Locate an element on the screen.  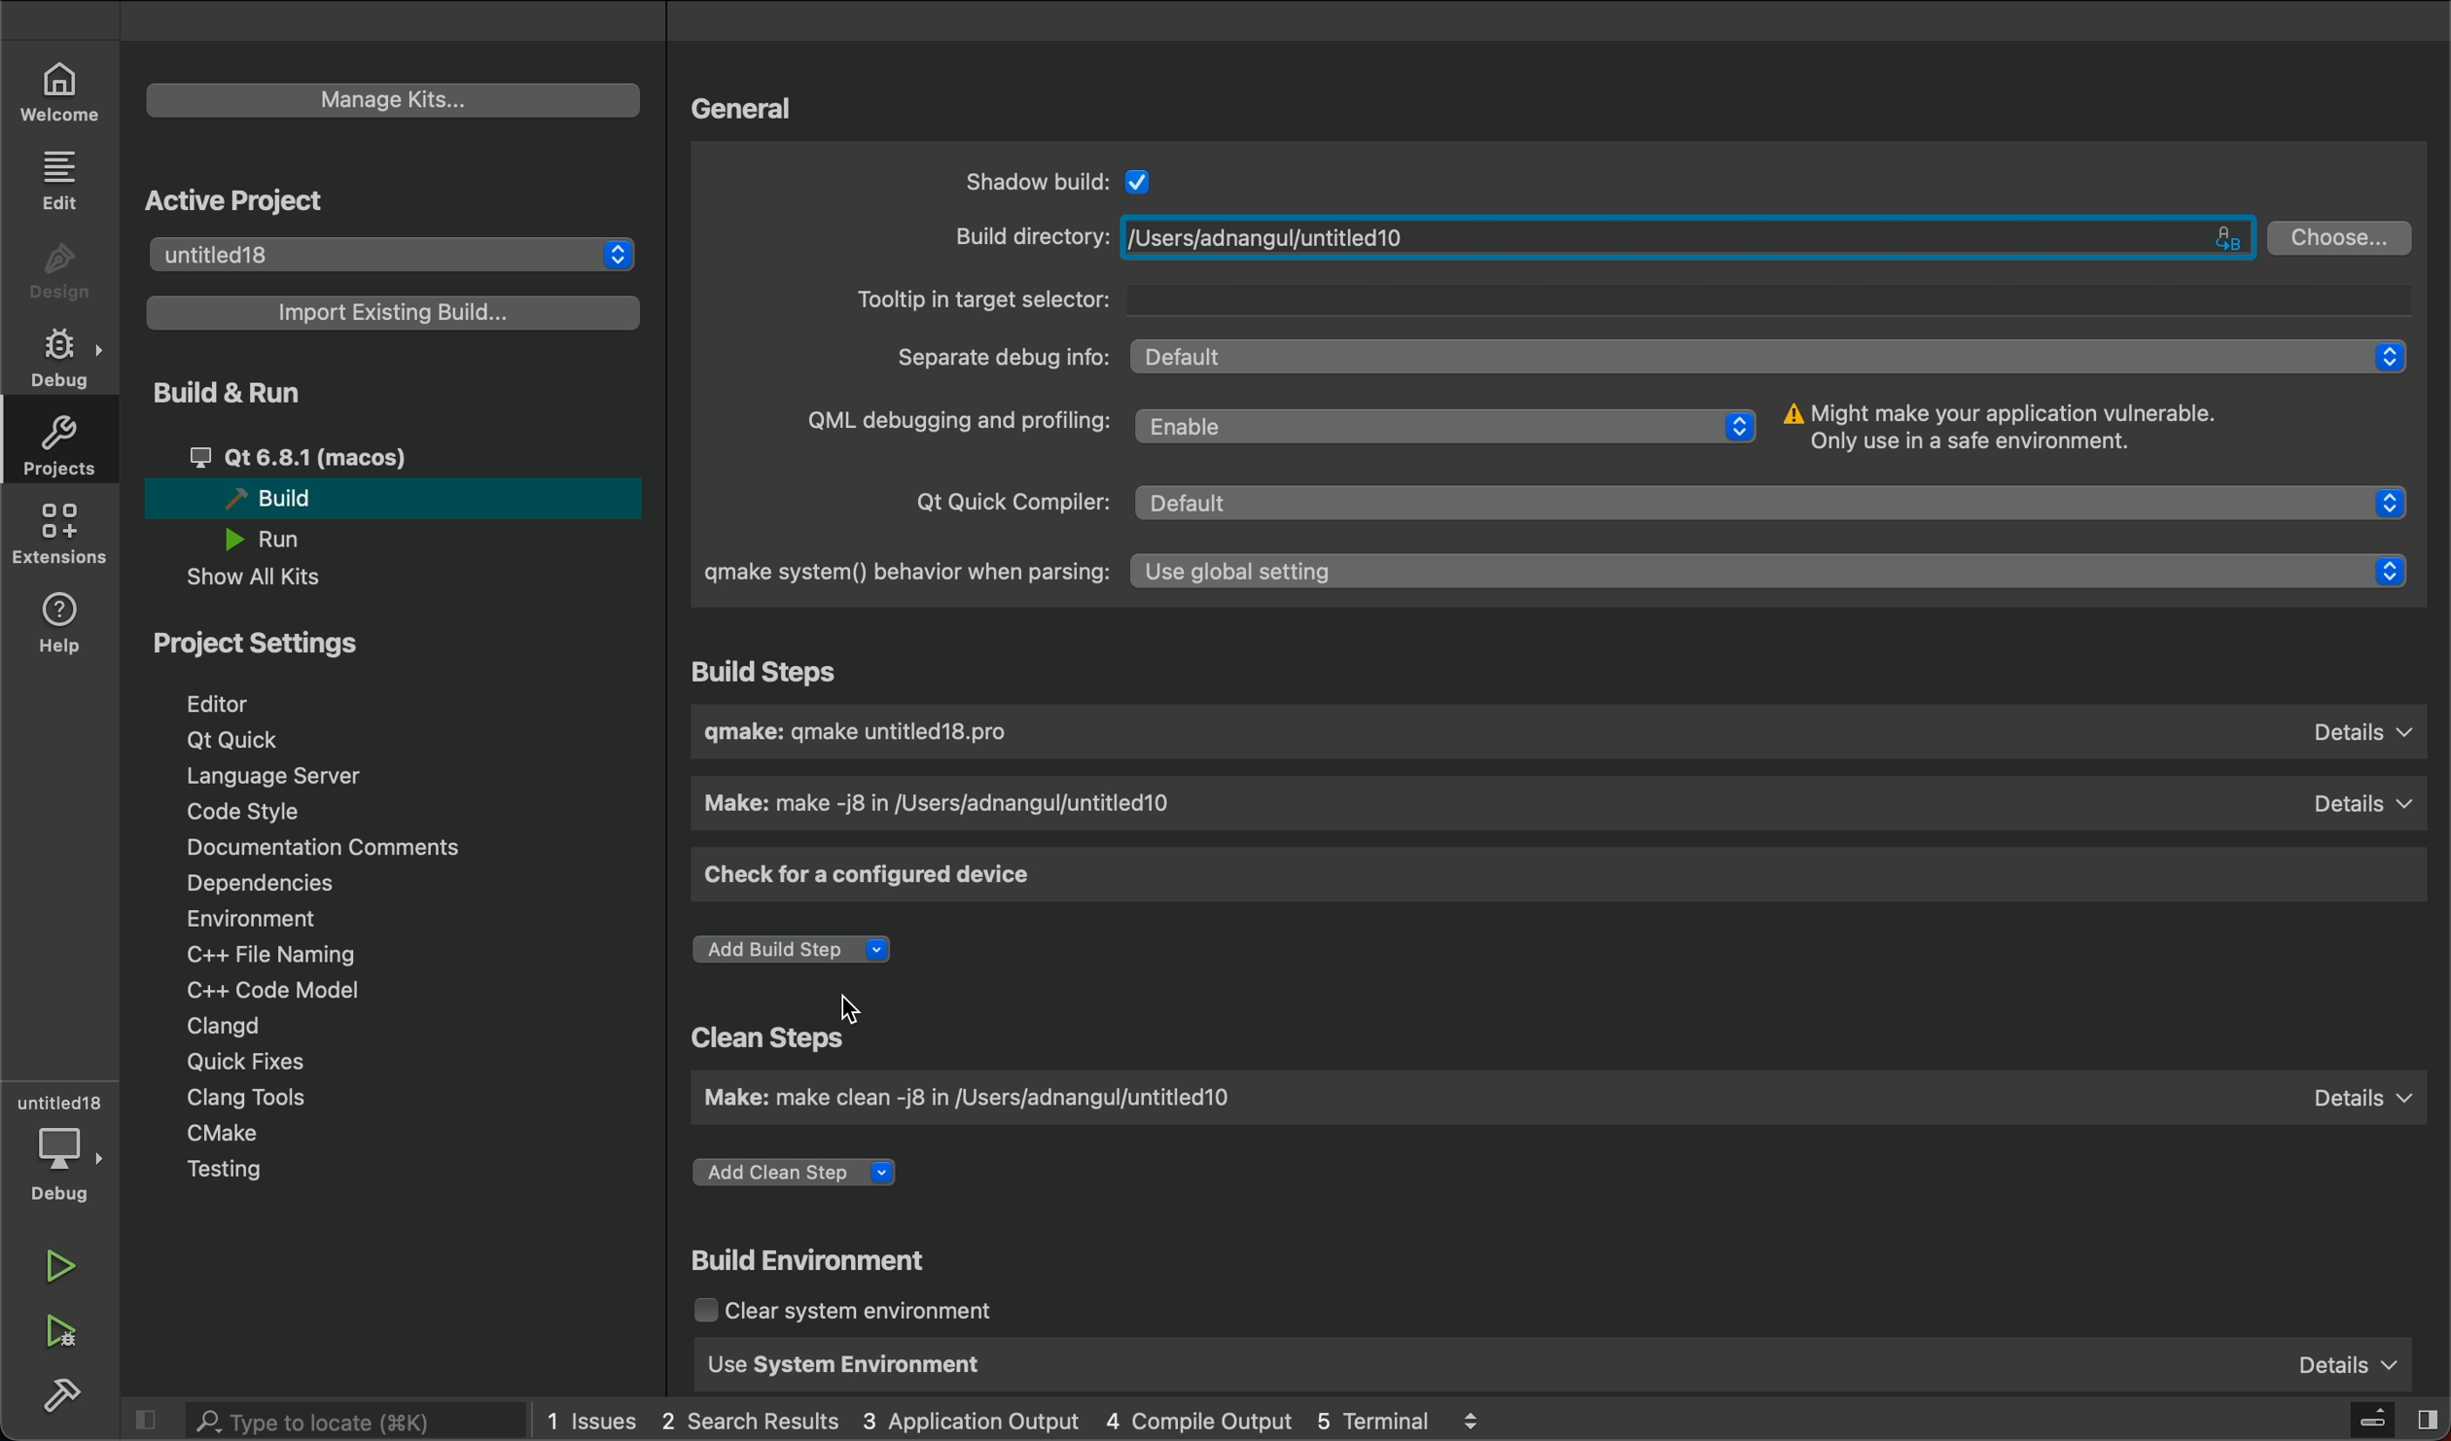
Project Settings is located at coordinates (260, 645).